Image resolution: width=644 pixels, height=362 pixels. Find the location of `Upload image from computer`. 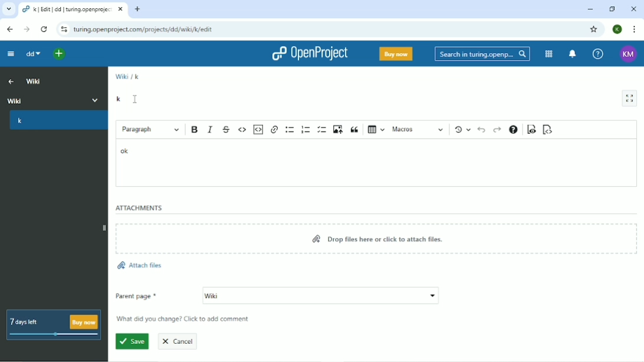

Upload image from computer is located at coordinates (337, 130).